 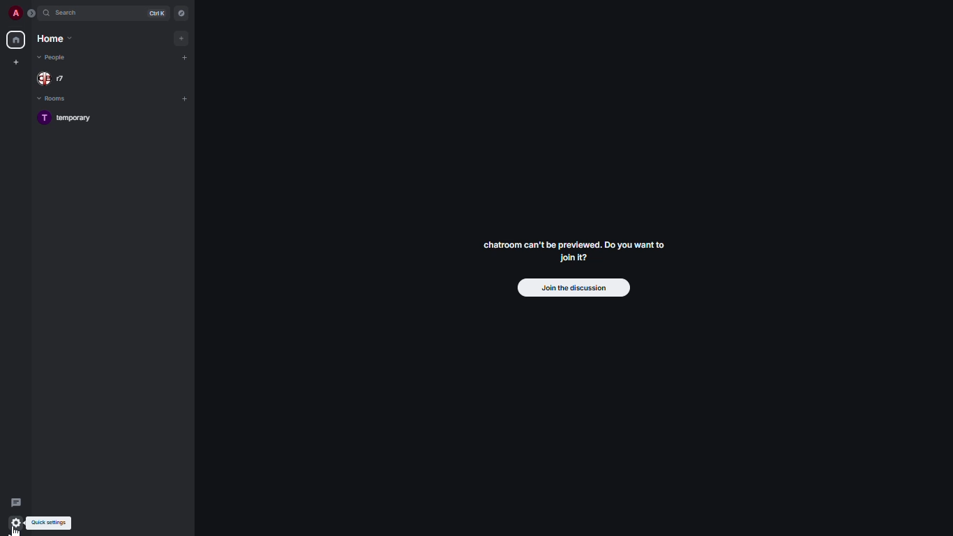 What do you see at coordinates (17, 523) in the screenshot?
I see `quick settings` at bounding box center [17, 523].